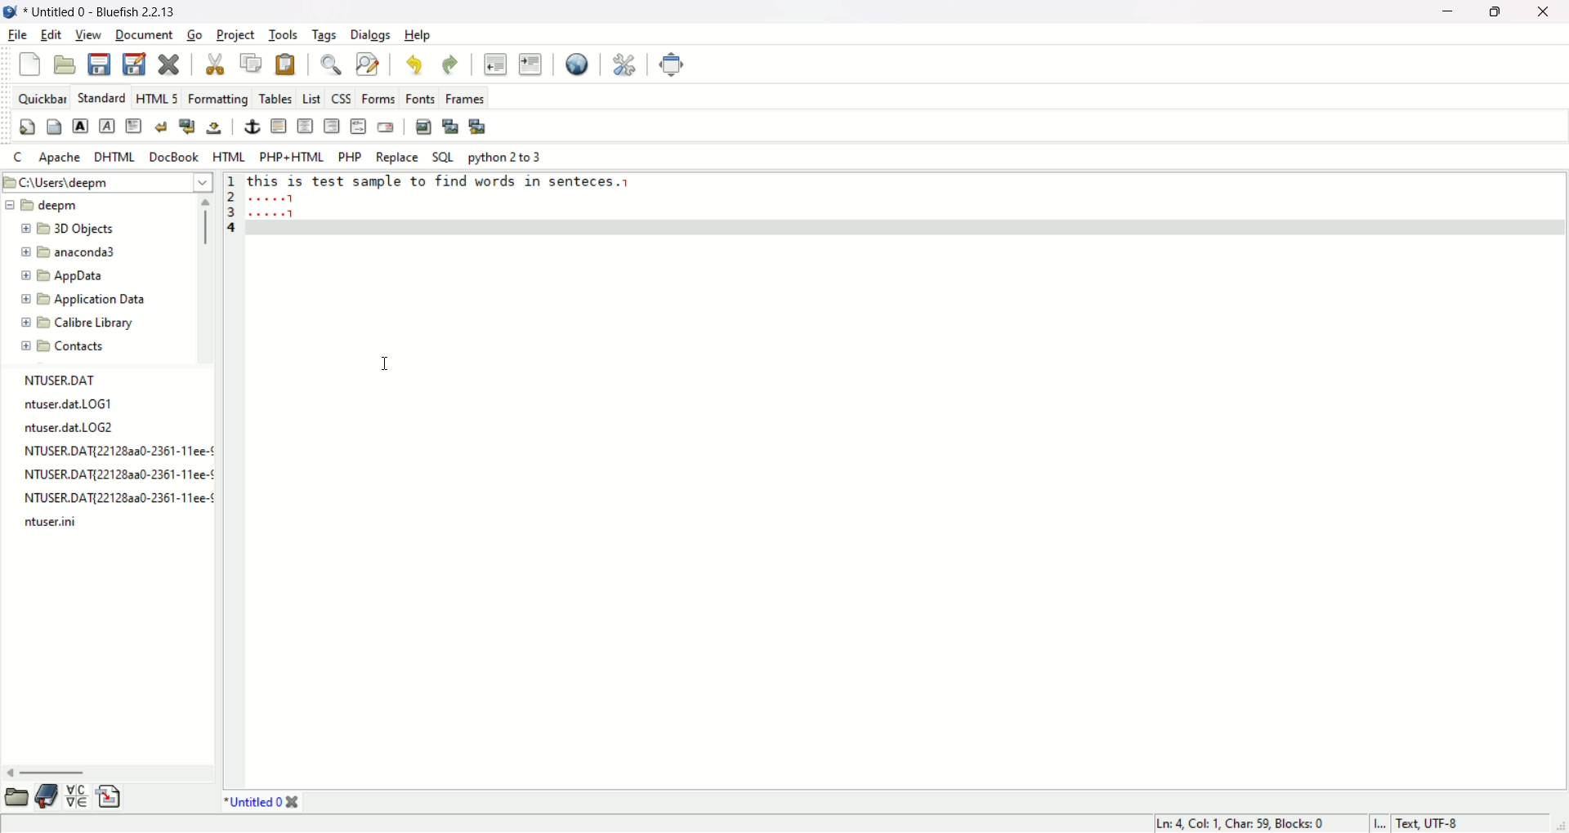 The width and height of the screenshot is (1569, 833). Describe the element at coordinates (108, 182) in the screenshot. I see `C:\Users\deepm` at that location.